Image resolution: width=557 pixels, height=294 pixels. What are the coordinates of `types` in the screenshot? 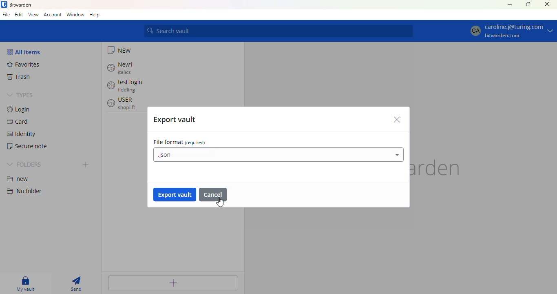 It's located at (20, 96).